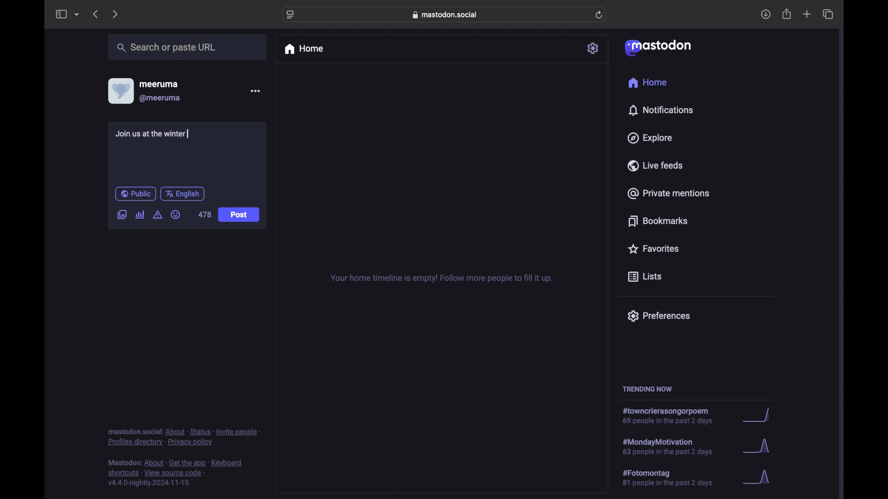 This screenshot has height=499, width=888. I want to click on hashtag trend, so click(674, 478).